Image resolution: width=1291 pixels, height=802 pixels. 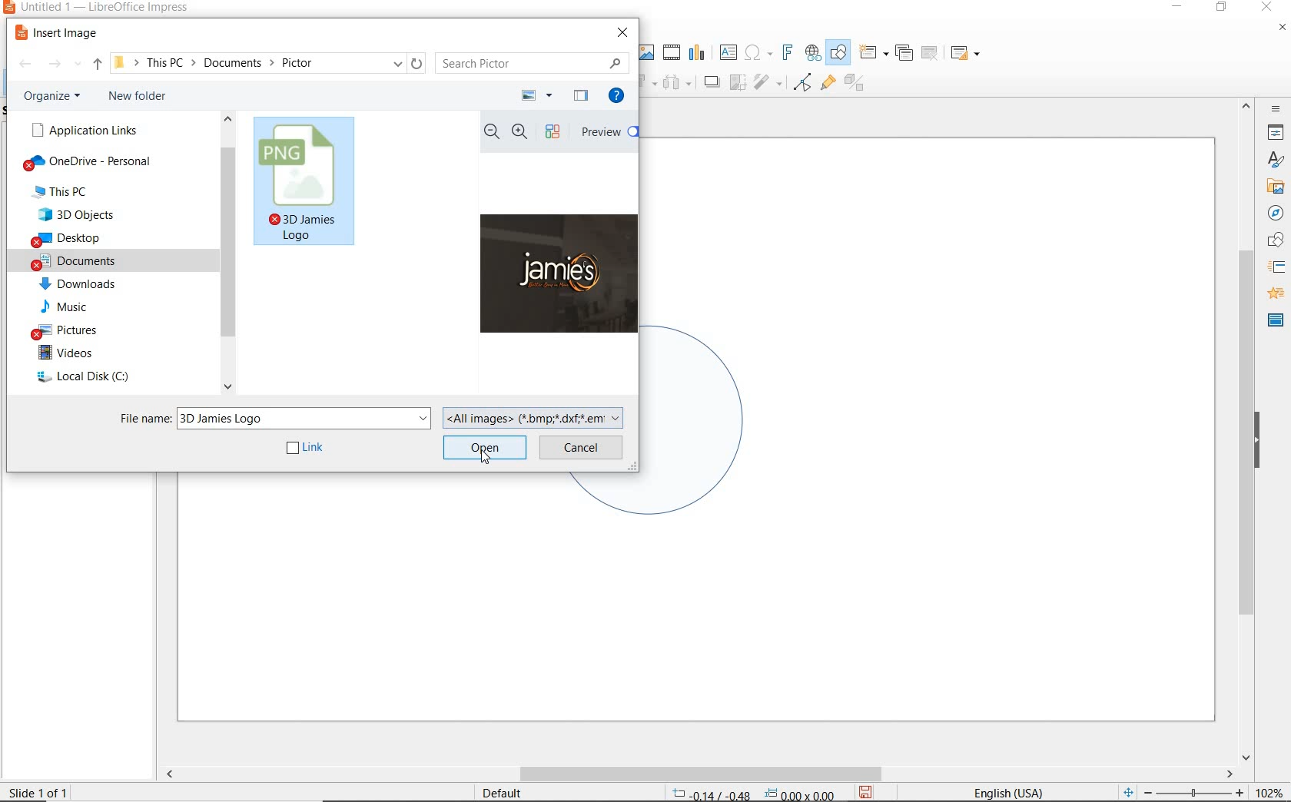 What do you see at coordinates (1276, 267) in the screenshot?
I see `slide transition` at bounding box center [1276, 267].